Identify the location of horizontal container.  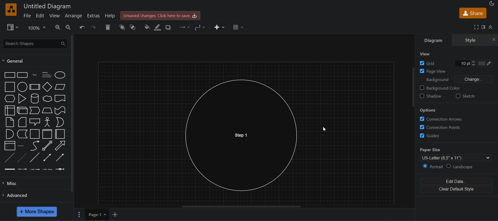
(61, 134).